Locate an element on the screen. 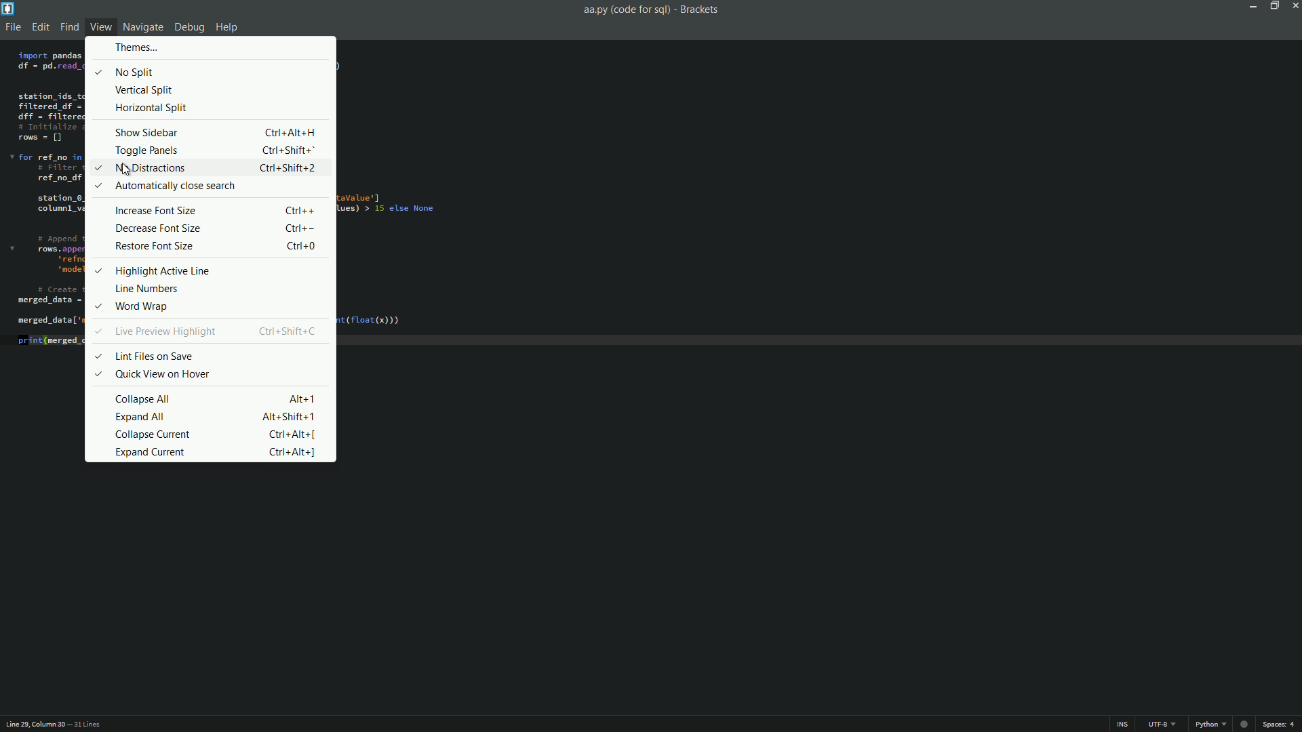  Collapse current is located at coordinates (221, 434).